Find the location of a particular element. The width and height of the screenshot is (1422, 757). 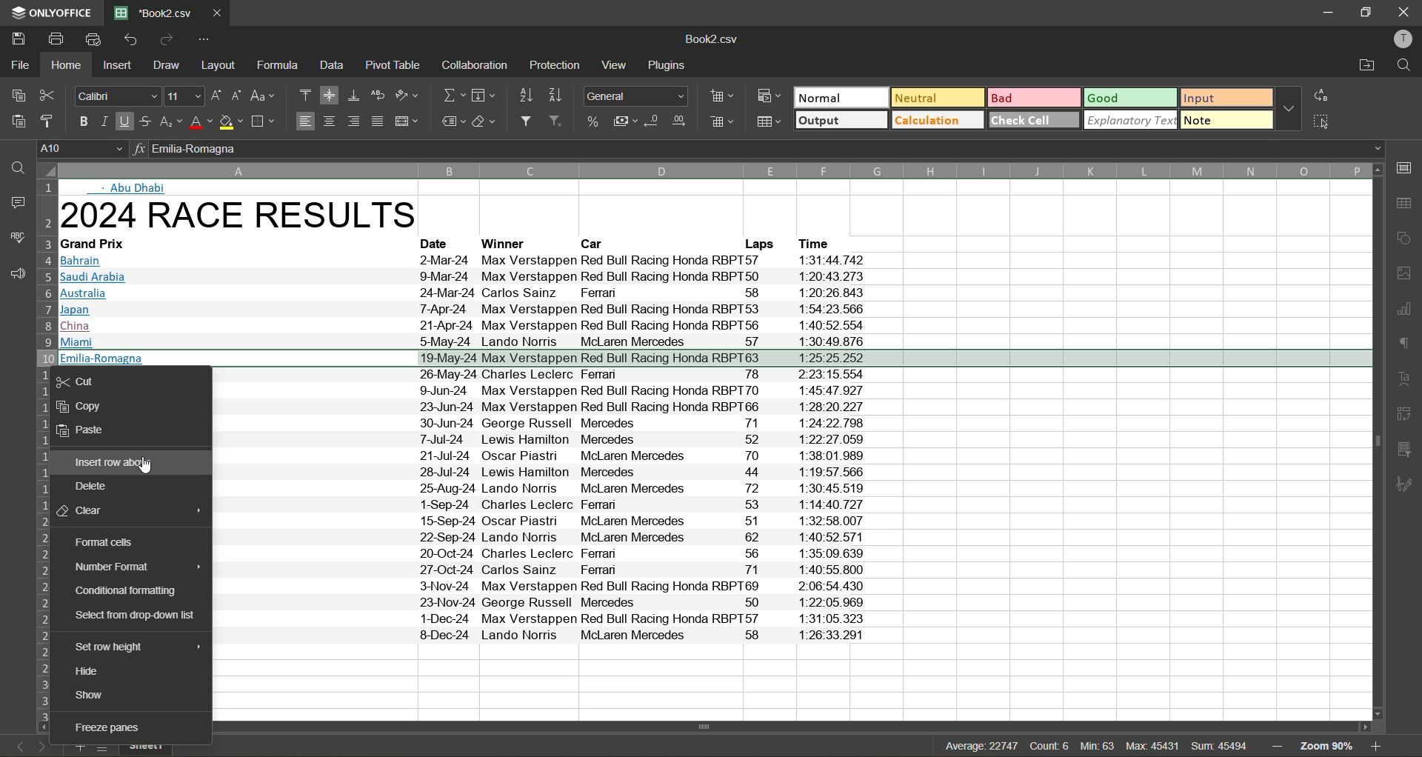

plugins is located at coordinates (670, 65).